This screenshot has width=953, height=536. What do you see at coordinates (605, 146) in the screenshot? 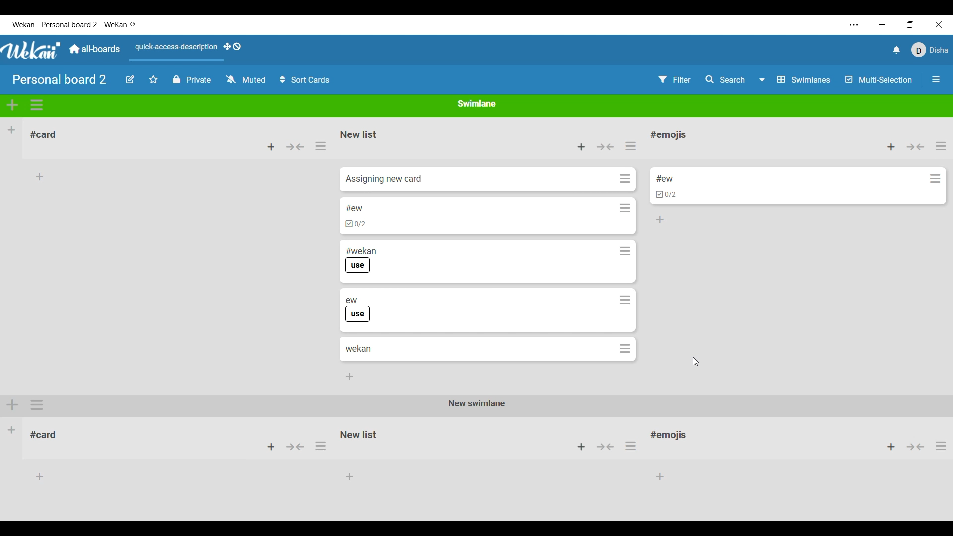
I see `Collapse` at bounding box center [605, 146].